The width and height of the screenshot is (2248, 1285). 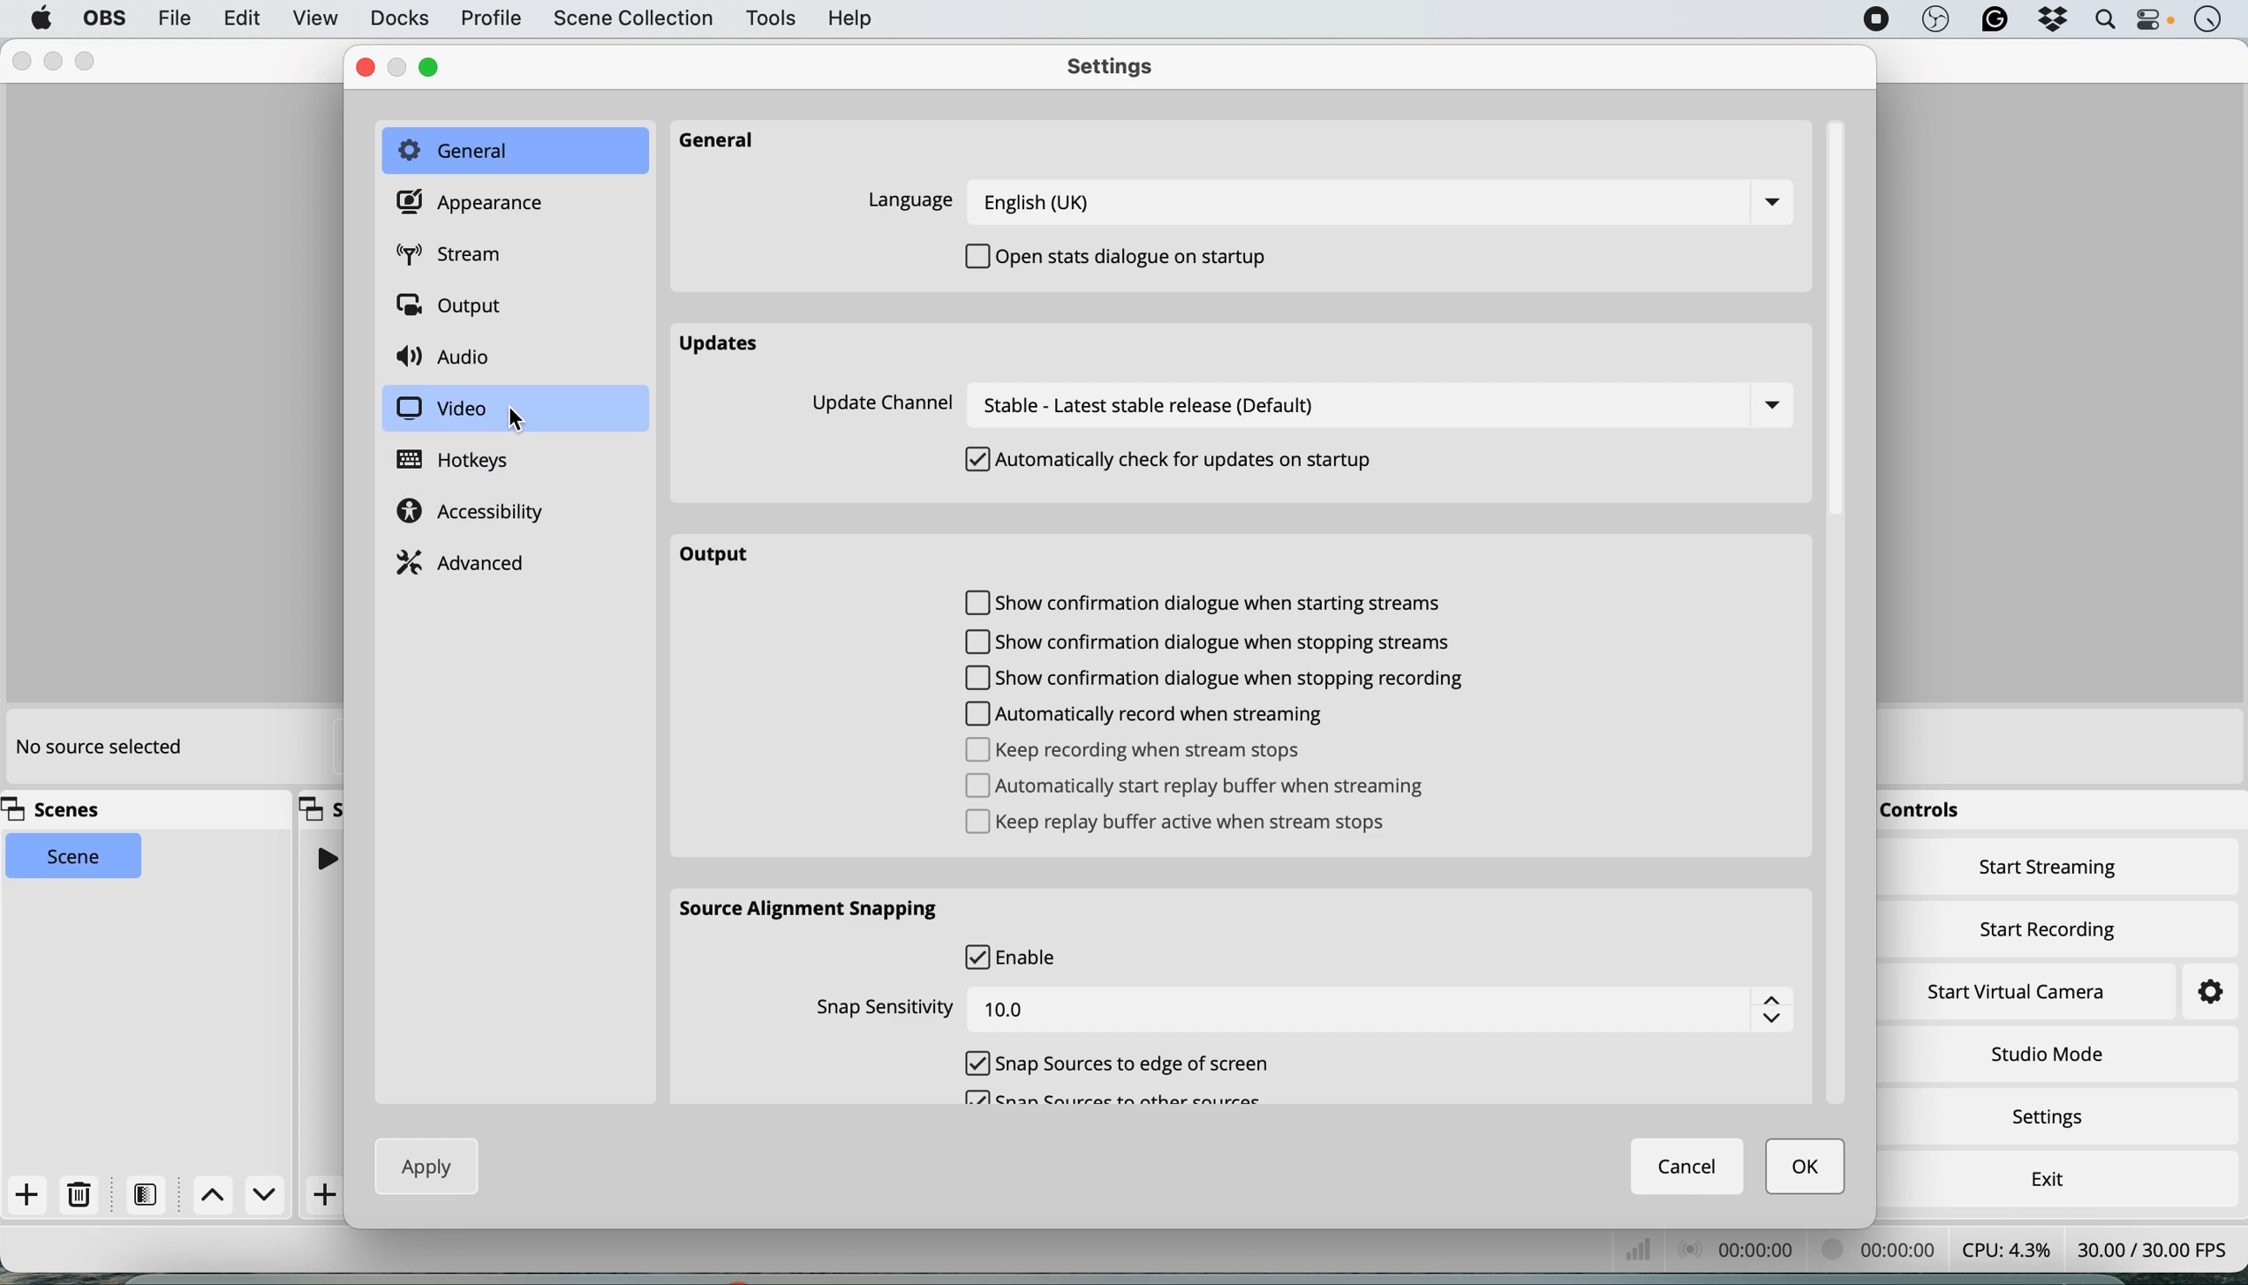 What do you see at coordinates (1135, 749) in the screenshot?
I see `keep recording when stream stops` at bounding box center [1135, 749].